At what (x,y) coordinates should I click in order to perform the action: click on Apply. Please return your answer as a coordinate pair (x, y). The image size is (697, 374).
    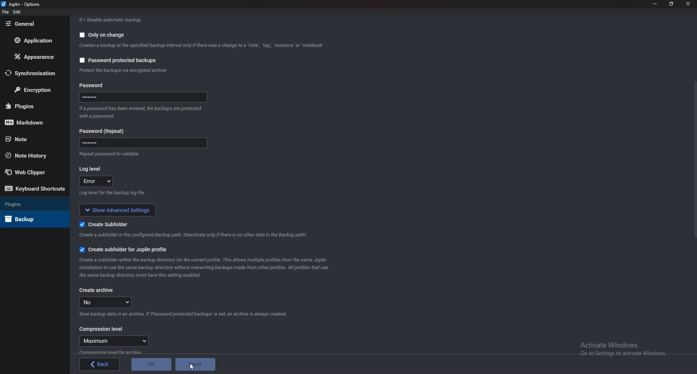
    Looking at the image, I should click on (194, 364).